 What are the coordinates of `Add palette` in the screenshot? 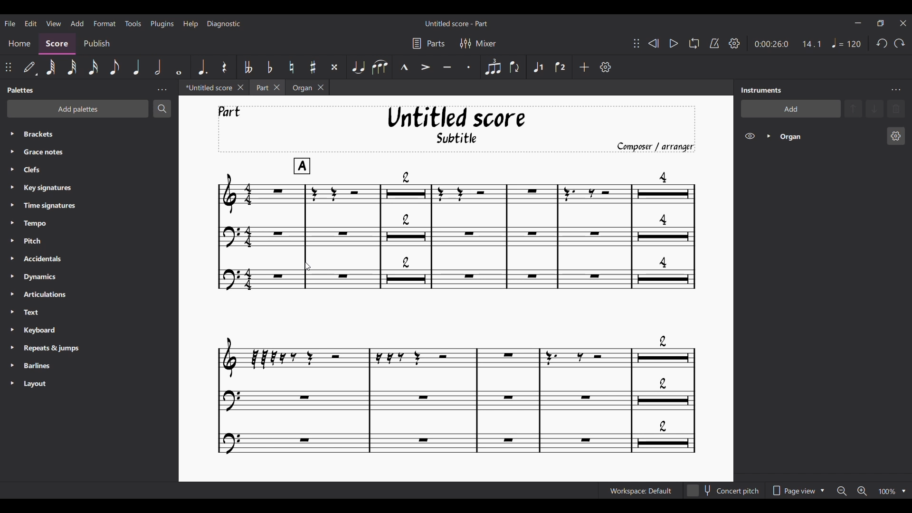 It's located at (78, 109).